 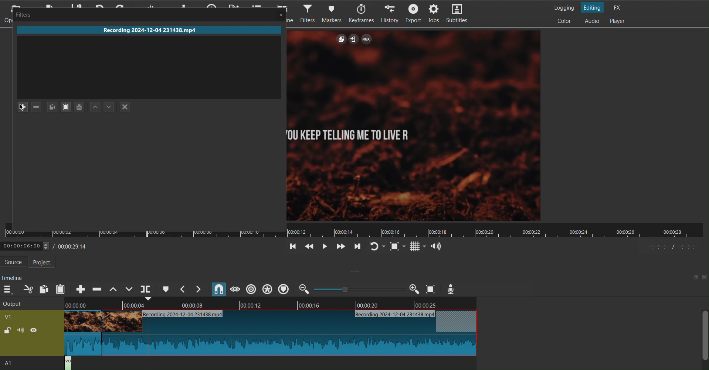 What do you see at coordinates (703, 339) in the screenshot?
I see `Scroll` at bounding box center [703, 339].